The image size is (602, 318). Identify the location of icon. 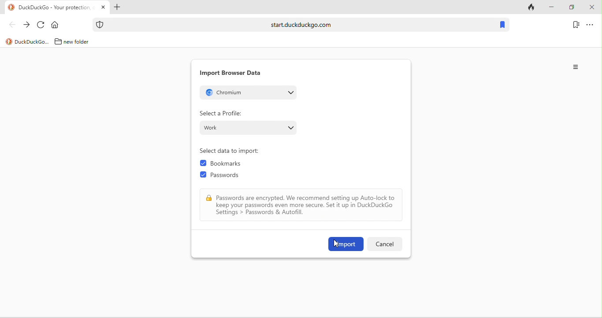
(11, 7).